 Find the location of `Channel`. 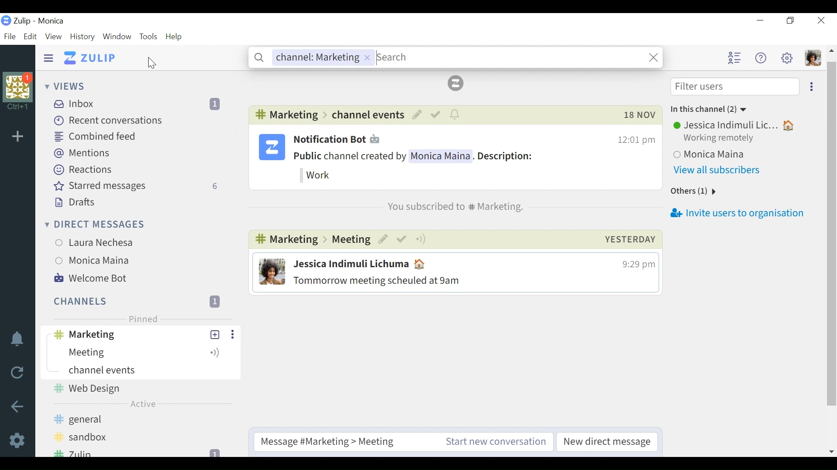

Channel is located at coordinates (142, 386).